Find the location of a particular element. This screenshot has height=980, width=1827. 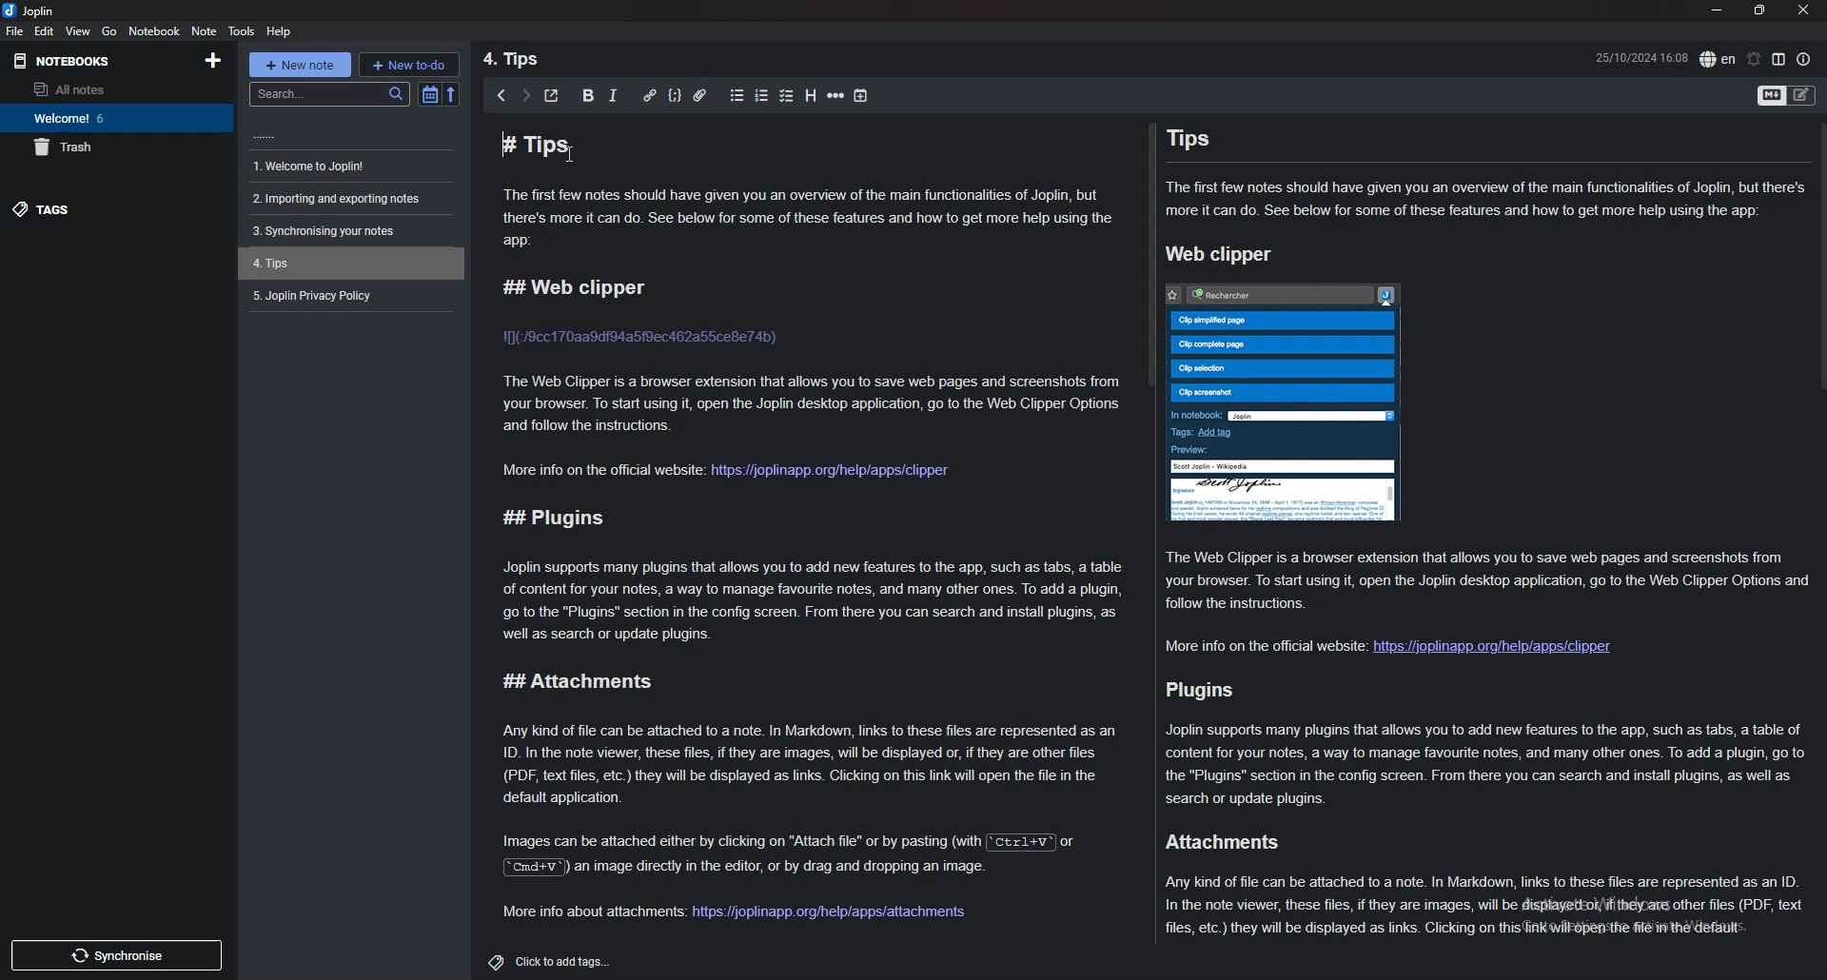

Trash is located at coordinates (65, 147).